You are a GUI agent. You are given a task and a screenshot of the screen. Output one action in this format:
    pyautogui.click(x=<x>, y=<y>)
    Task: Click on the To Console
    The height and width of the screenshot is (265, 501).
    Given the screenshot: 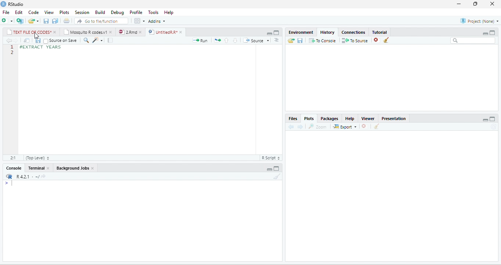 What is the action you would take?
    pyautogui.click(x=322, y=40)
    